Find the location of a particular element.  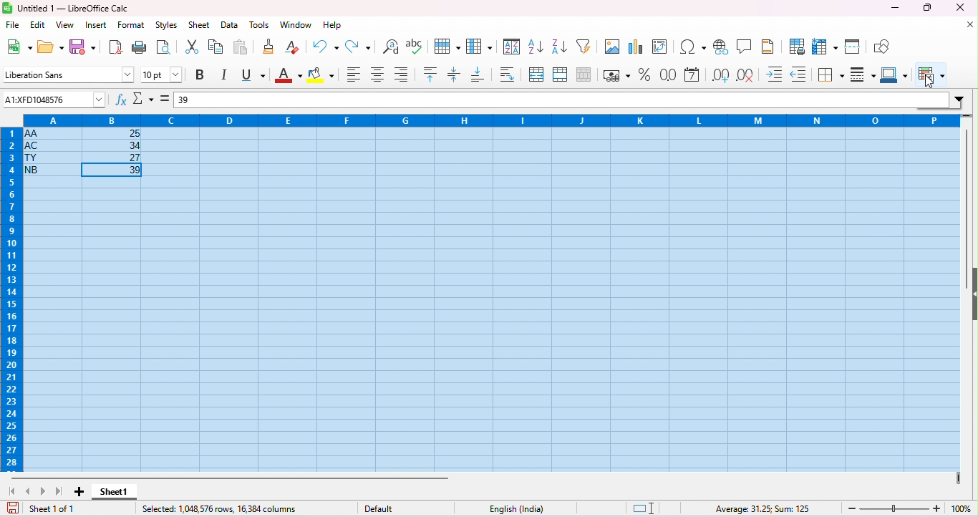

close is located at coordinates (960, 7).